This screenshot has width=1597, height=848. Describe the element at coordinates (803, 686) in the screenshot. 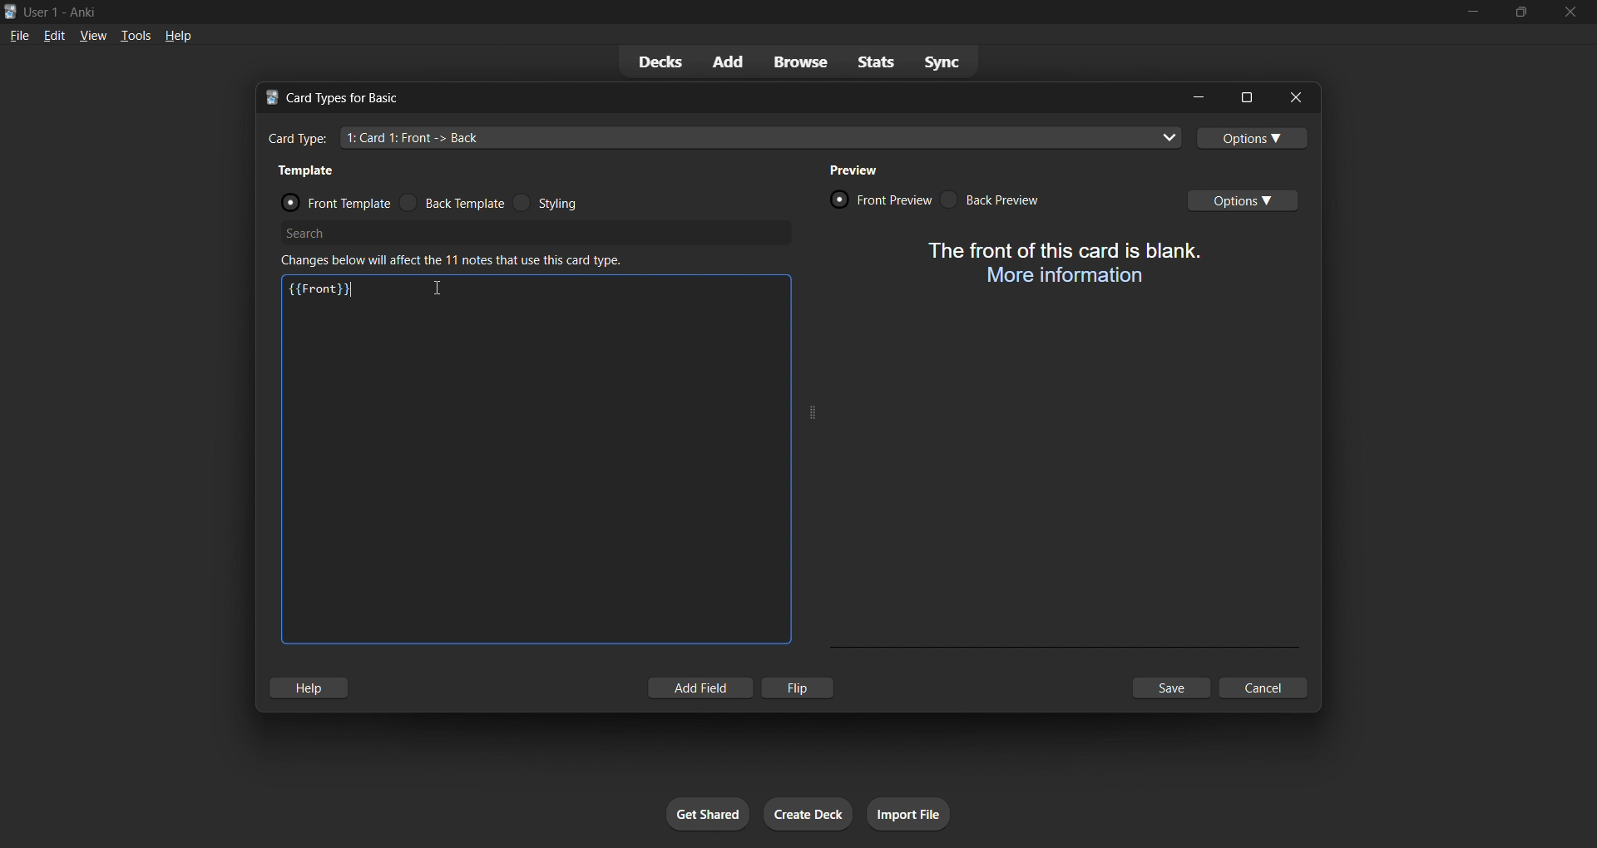

I see `flip` at that location.